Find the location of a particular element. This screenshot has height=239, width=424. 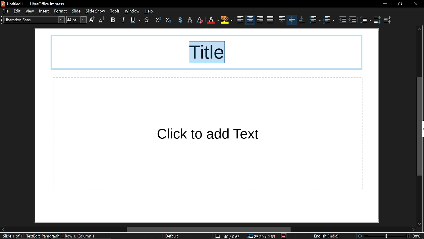

increase indent is located at coordinates (343, 20).